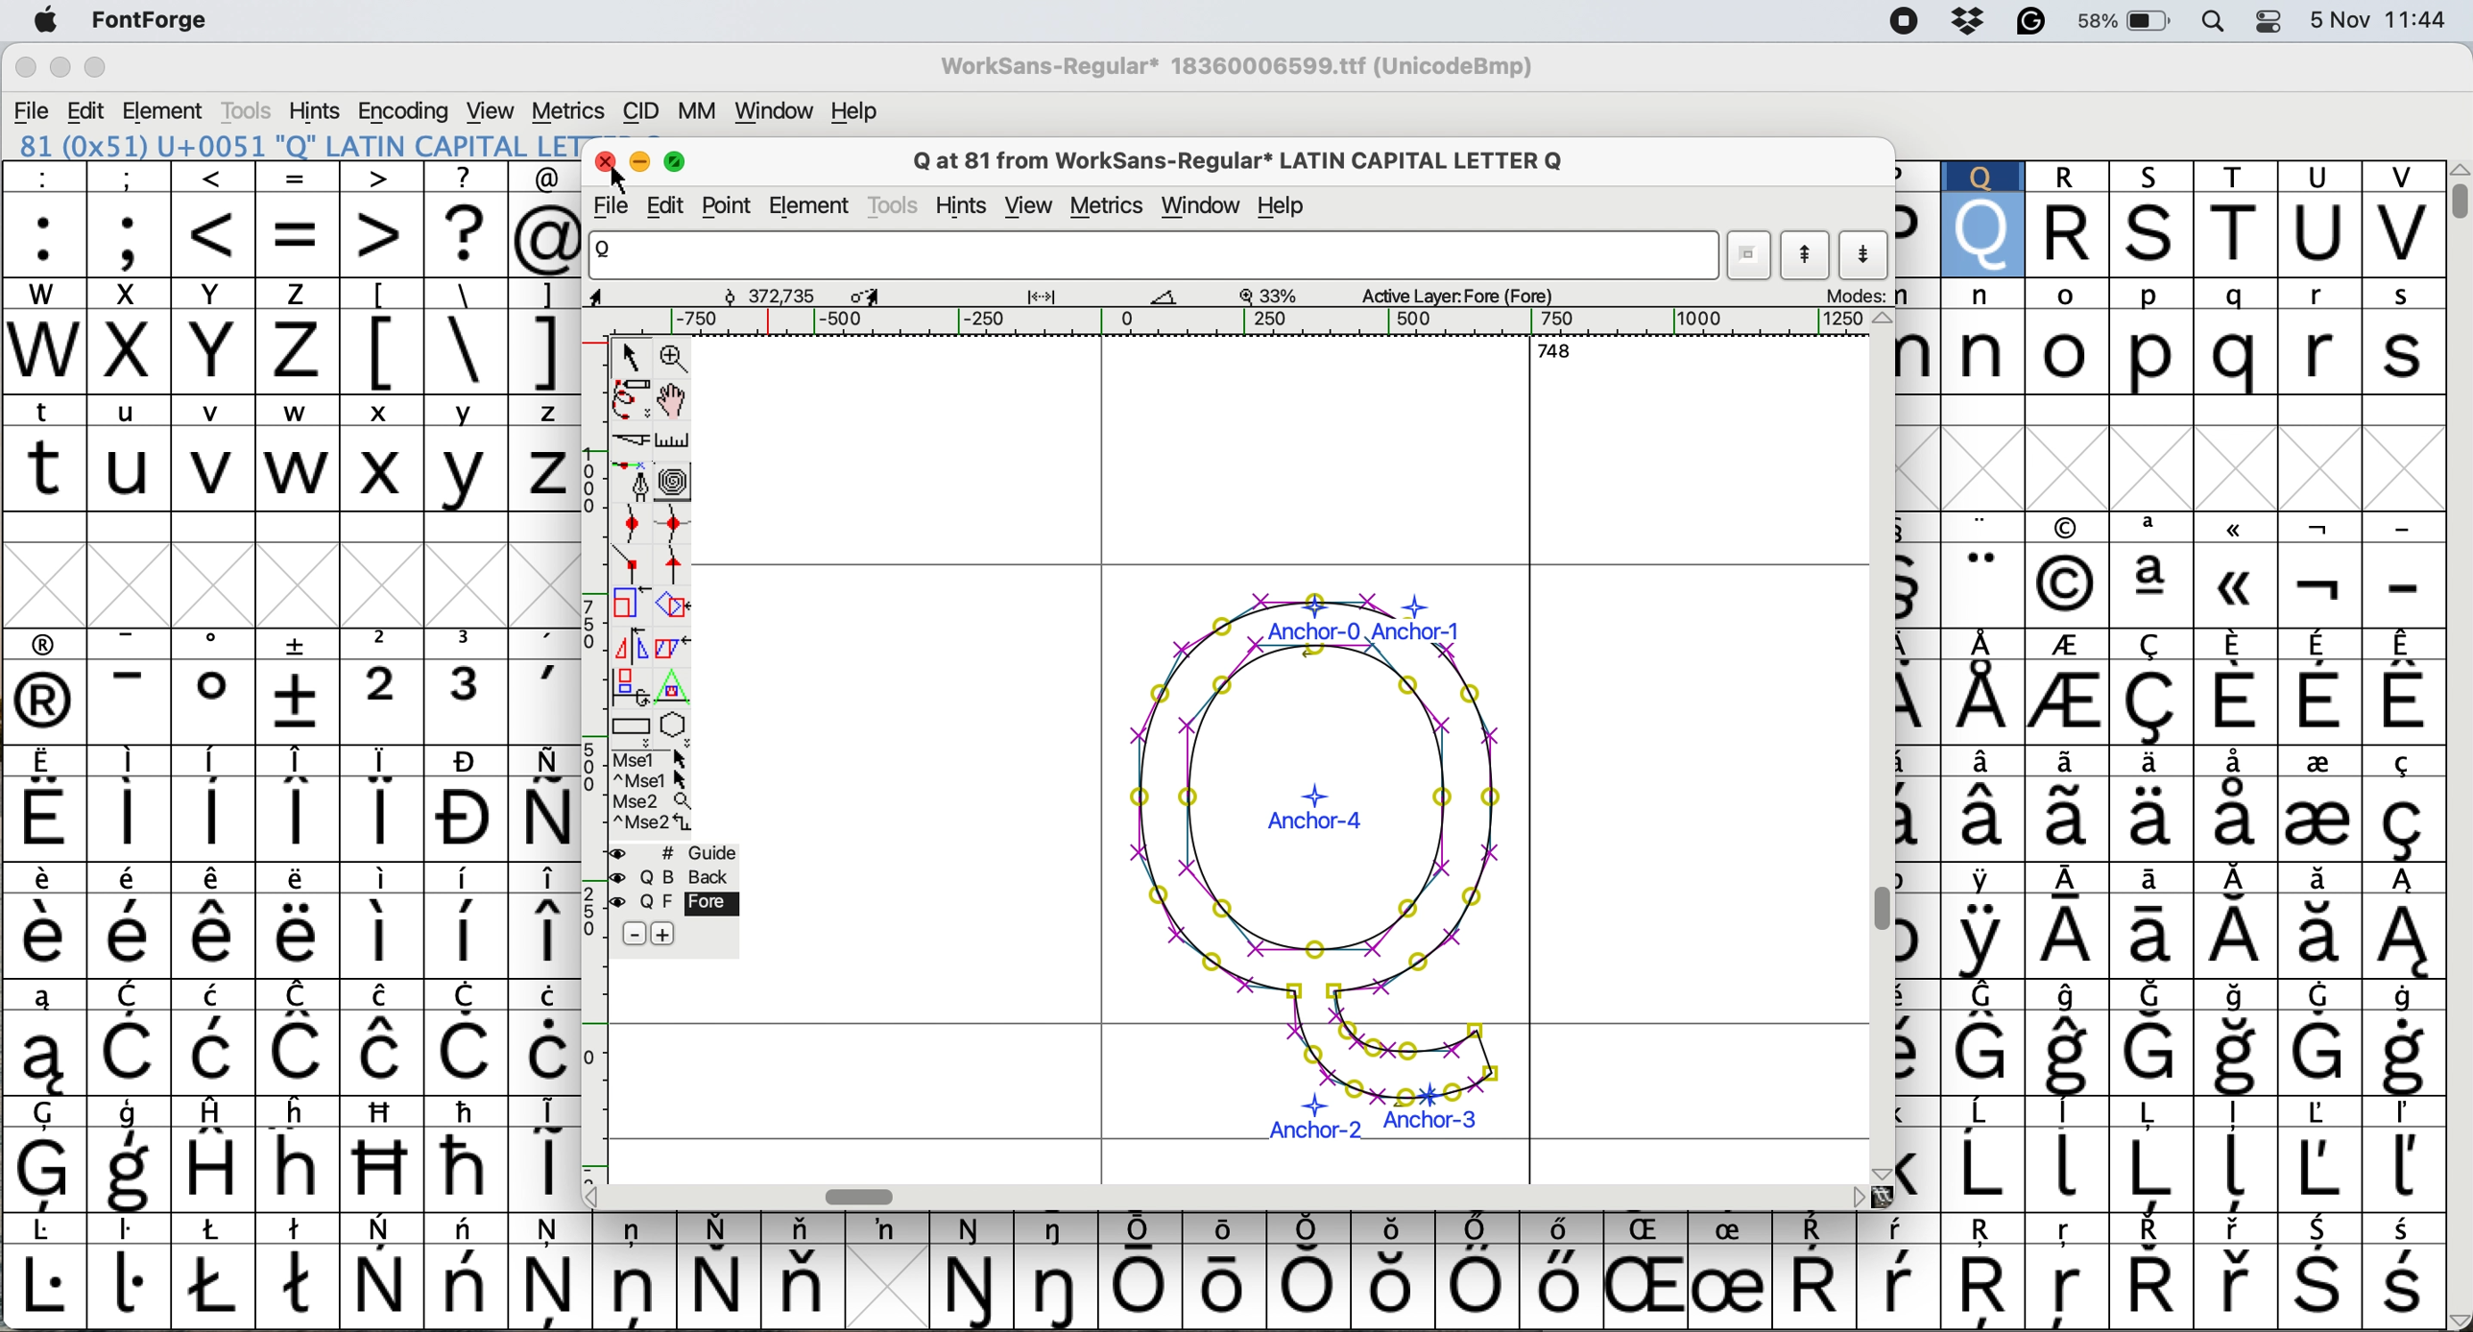 This screenshot has height=1332, width=2473. What do you see at coordinates (673, 527) in the screenshot?
I see `add a curve point horizontal or vertical` at bounding box center [673, 527].